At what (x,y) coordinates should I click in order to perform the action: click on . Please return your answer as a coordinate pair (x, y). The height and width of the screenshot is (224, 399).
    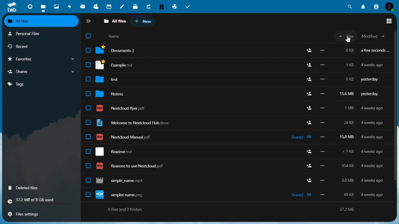
    Looking at the image, I should click on (363, 5).